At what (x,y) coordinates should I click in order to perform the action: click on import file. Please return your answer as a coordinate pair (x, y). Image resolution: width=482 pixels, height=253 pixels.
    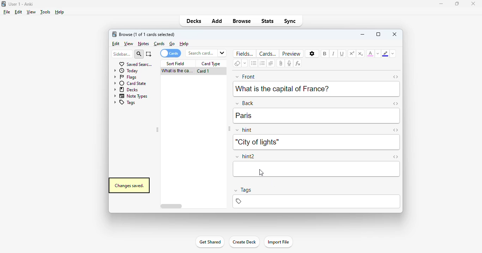
    Looking at the image, I should click on (278, 242).